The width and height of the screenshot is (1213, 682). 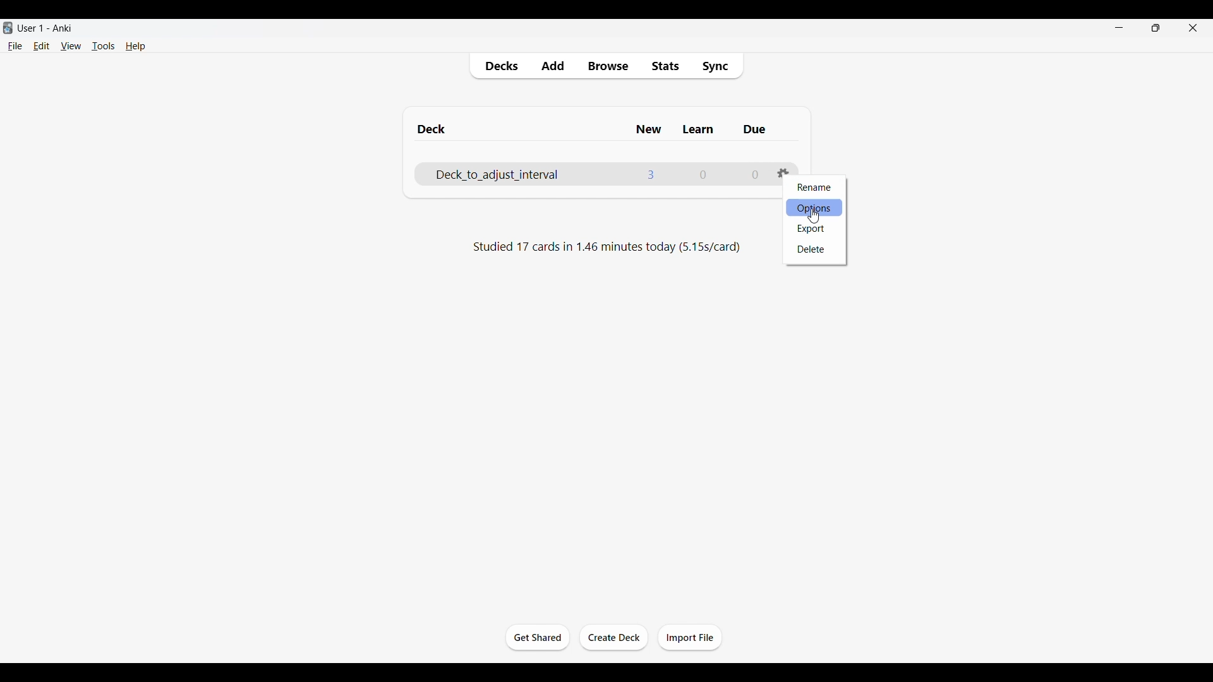 I want to click on Minimize, so click(x=1119, y=28).